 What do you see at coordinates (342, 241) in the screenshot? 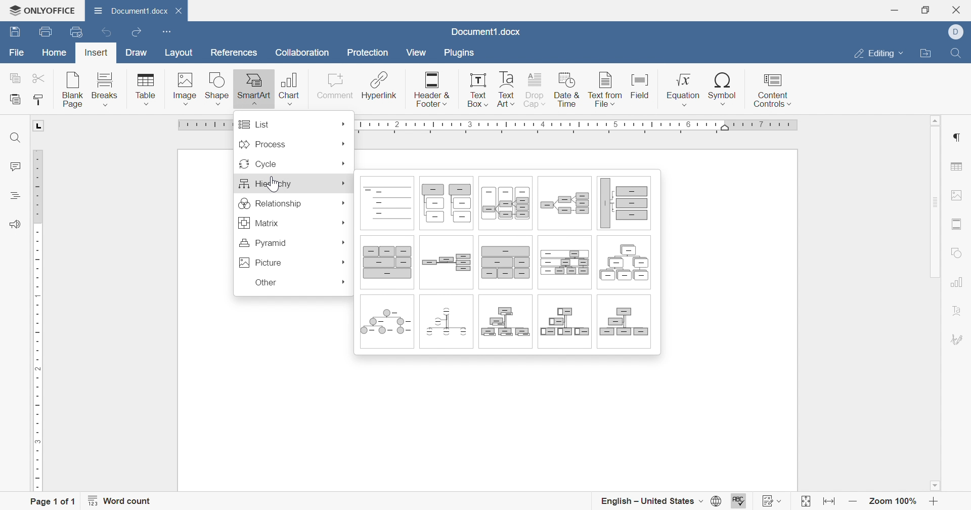
I see `More` at bounding box center [342, 241].